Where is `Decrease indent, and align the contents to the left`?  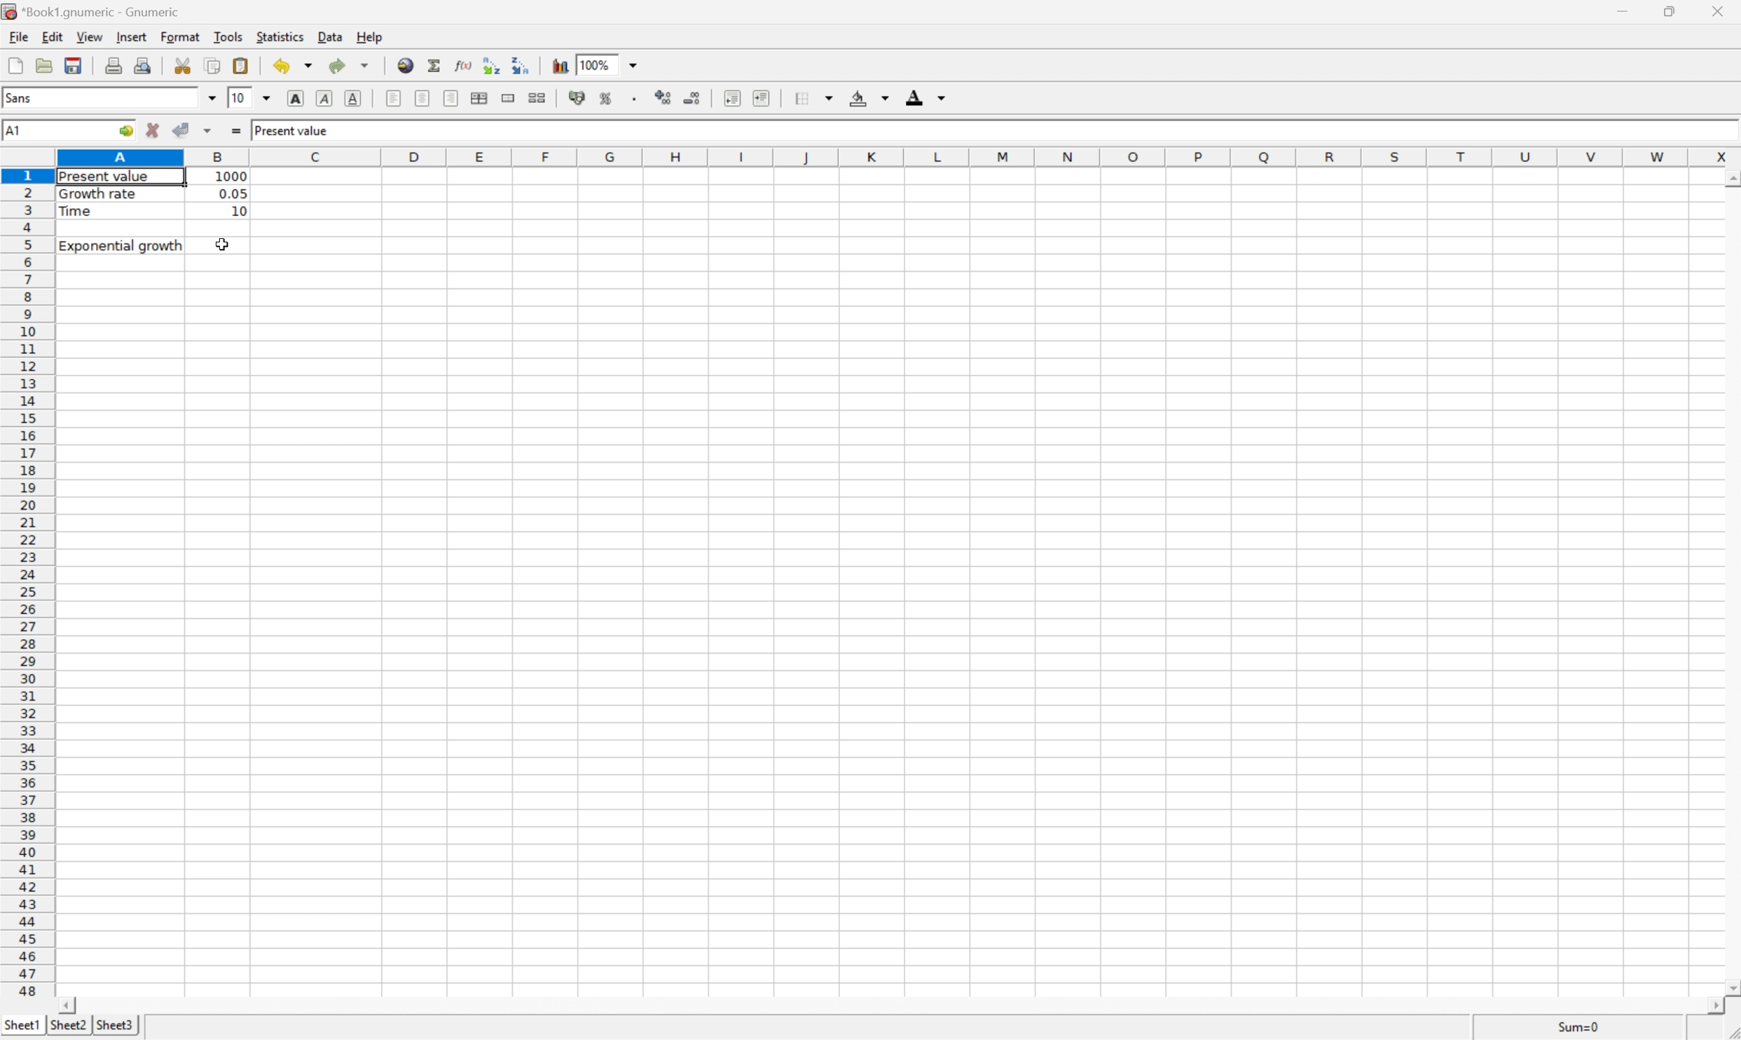
Decrease indent, and align the contents to the left is located at coordinates (732, 97).